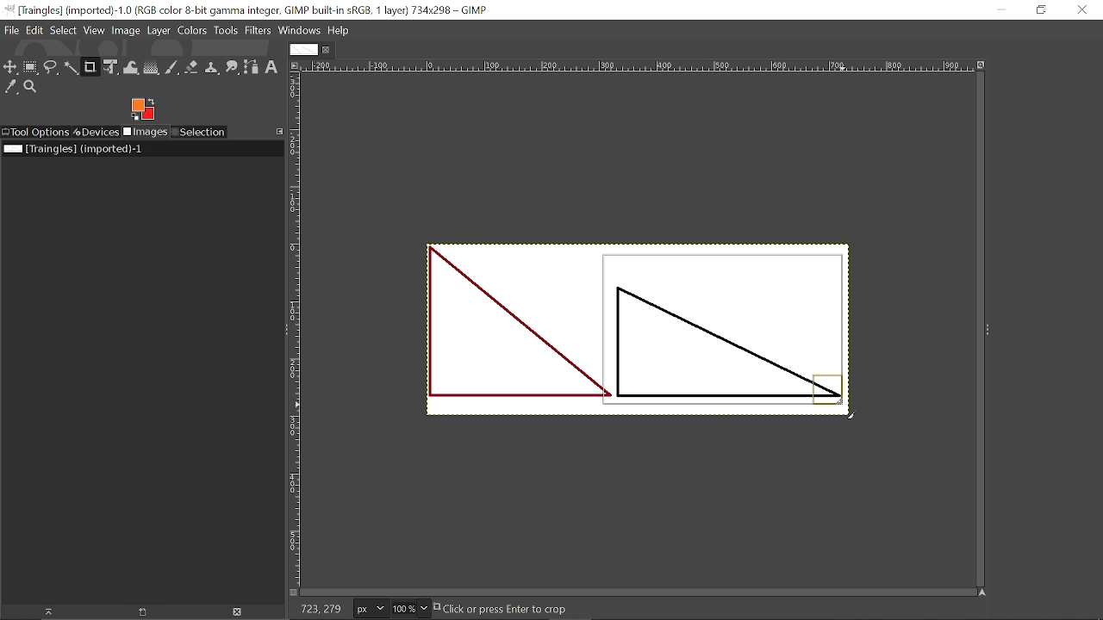 This screenshot has height=620, width=1103. I want to click on View, so click(94, 31).